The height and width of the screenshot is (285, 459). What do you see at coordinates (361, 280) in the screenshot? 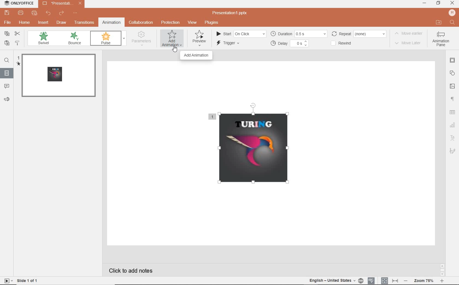
I see `set document language` at bounding box center [361, 280].